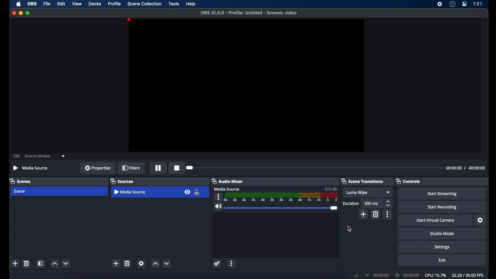  What do you see at coordinates (364, 214) in the screenshot?
I see `add` at bounding box center [364, 214].